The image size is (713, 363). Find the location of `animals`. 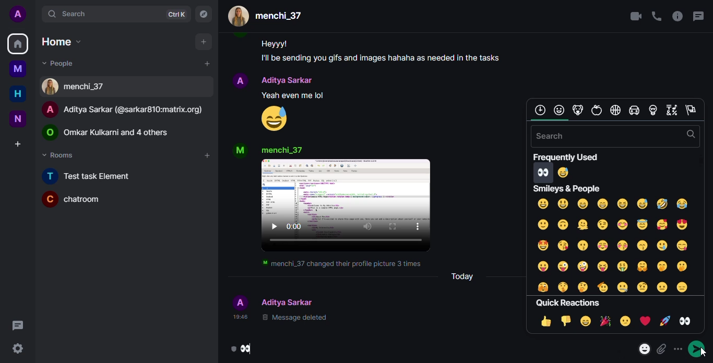

animals is located at coordinates (577, 110).